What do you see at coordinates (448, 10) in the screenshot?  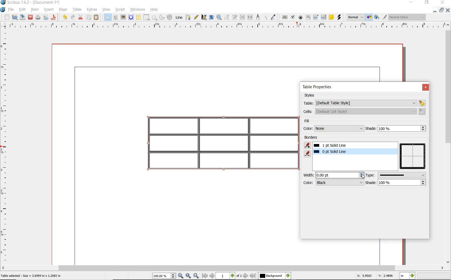 I see `CLOSE` at bounding box center [448, 10].